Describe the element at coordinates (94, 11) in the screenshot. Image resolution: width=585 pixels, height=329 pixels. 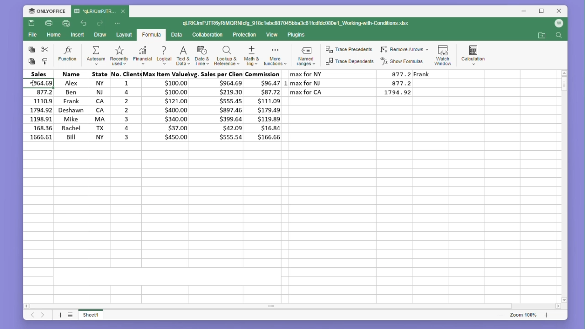
I see `'qLRKJmJTR...` at that location.